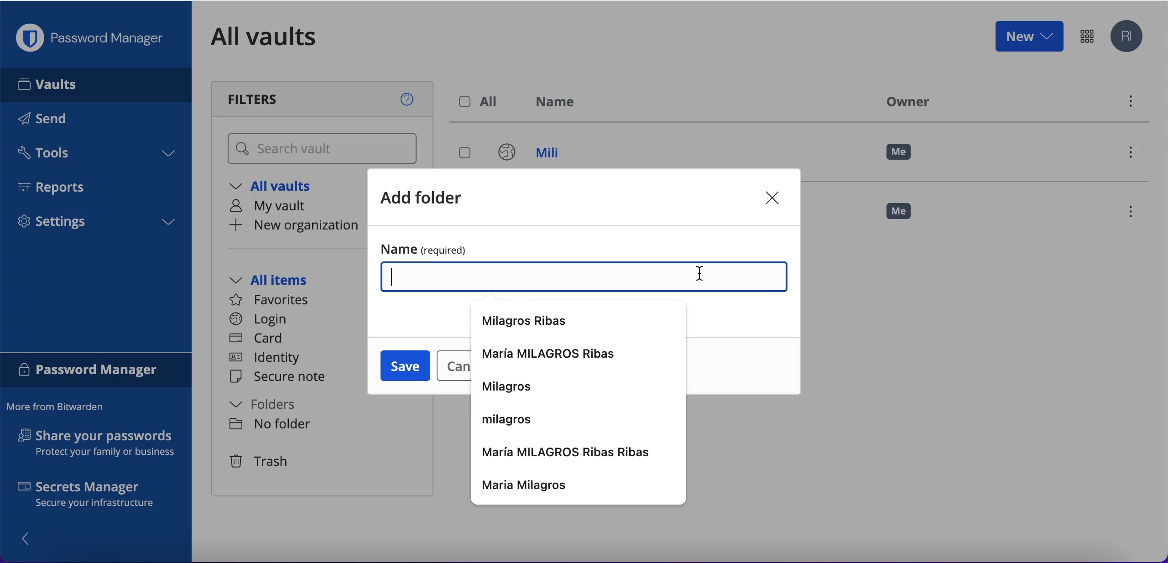 Image resolution: width=1168 pixels, height=563 pixels. I want to click on milagros, so click(510, 388).